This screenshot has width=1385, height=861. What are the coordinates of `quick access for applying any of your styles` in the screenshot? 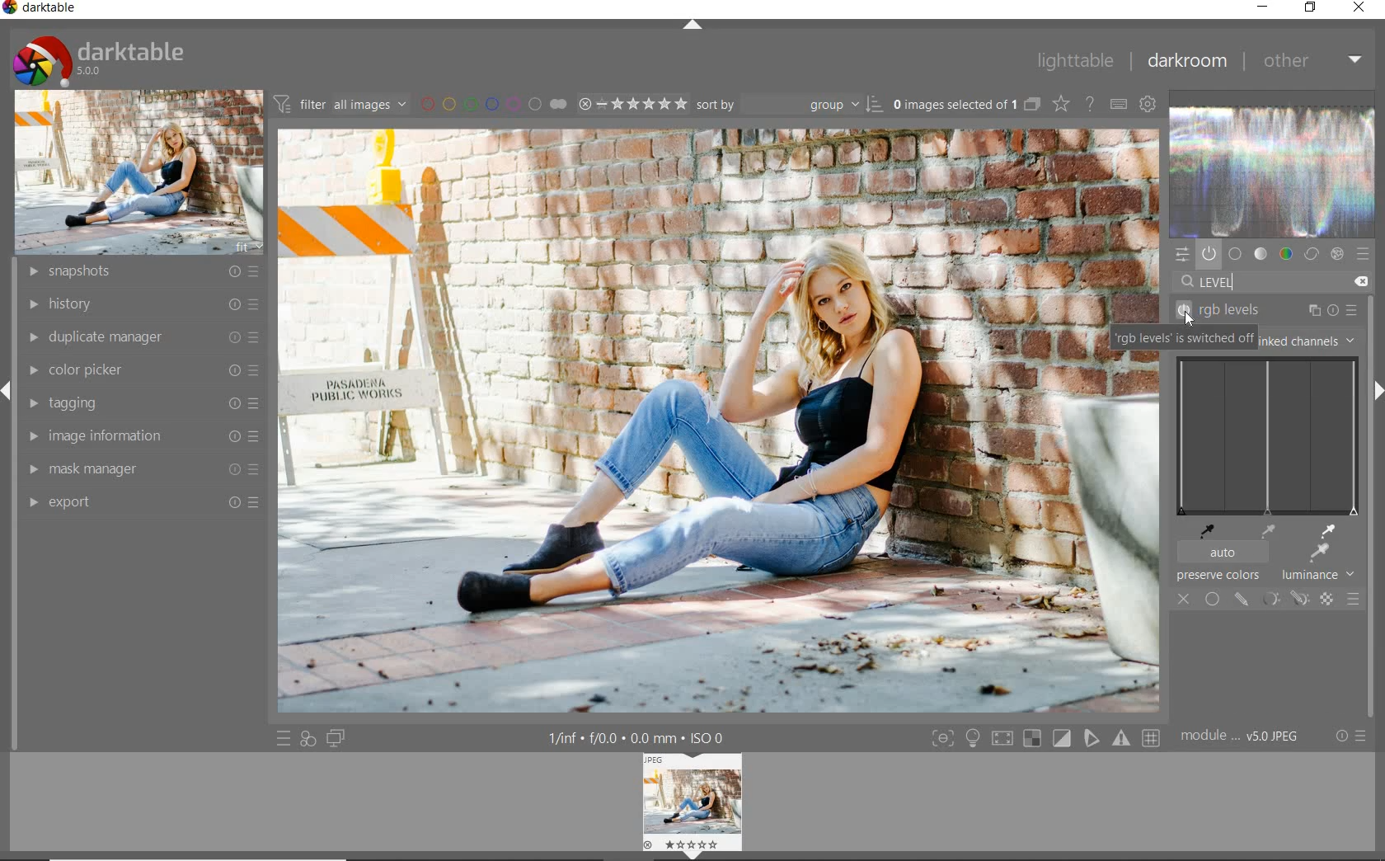 It's located at (308, 739).